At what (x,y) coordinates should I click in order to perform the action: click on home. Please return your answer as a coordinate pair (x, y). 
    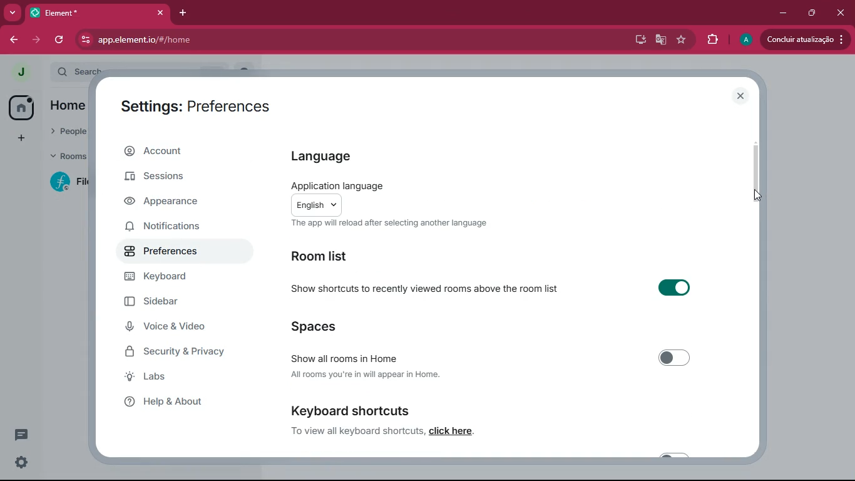
    Looking at the image, I should click on (21, 108).